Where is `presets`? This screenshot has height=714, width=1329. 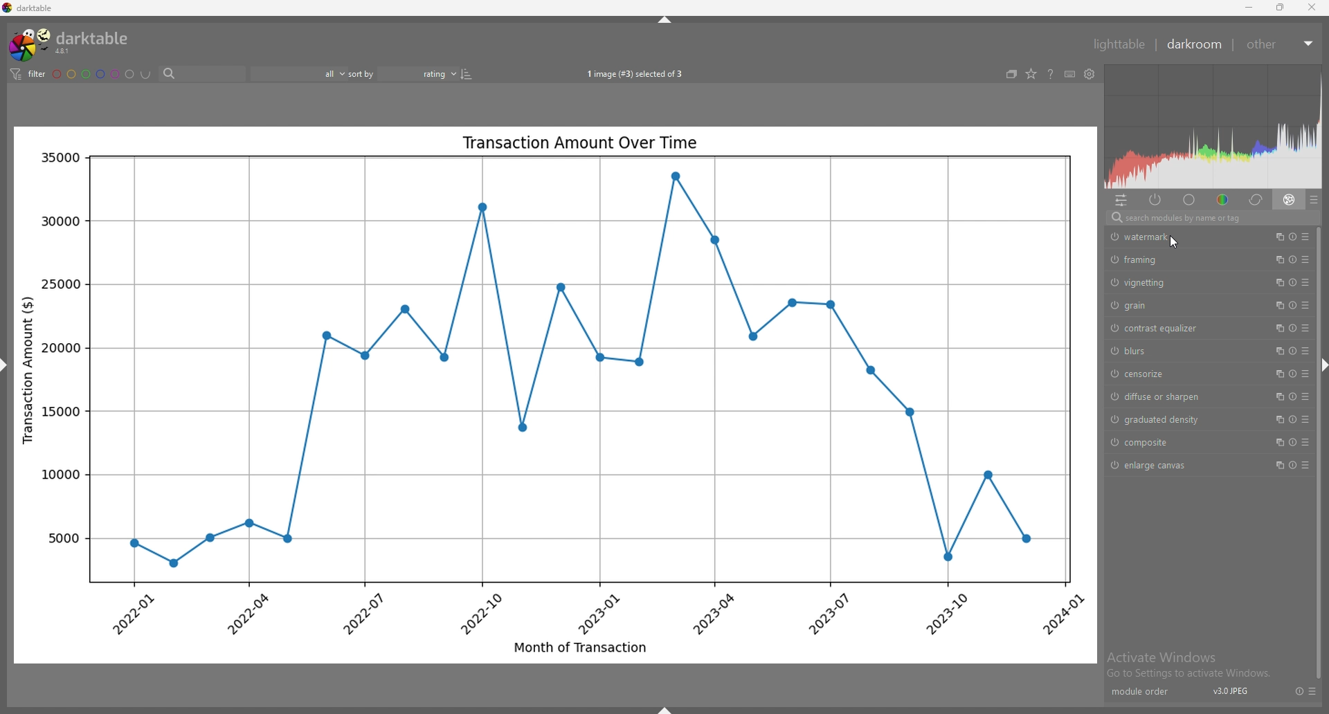 presets is located at coordinates (1306, 305).